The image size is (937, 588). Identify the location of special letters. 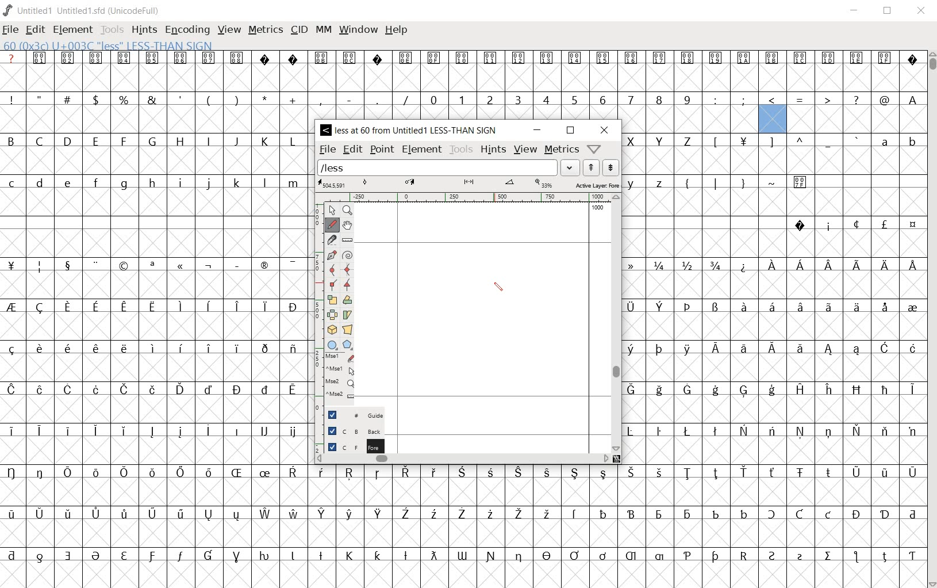
(159, 306).